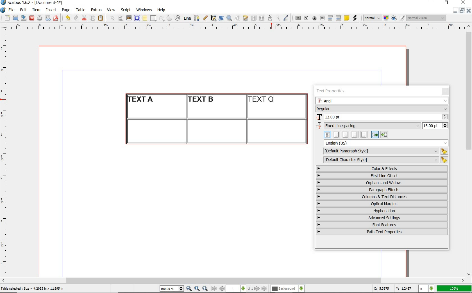 The width and height of the screenshot is (472, 293). I want to click on optical margins, so click(382, 204).